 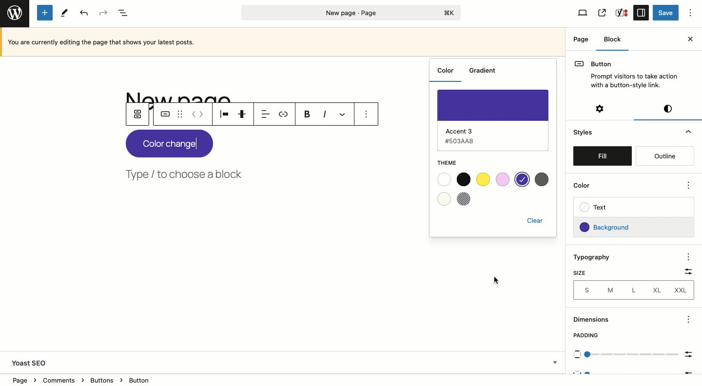 What do you see at coordinates (464, 199) in the screenshot?
I see `Checkered` at bounding box center [464, 199].